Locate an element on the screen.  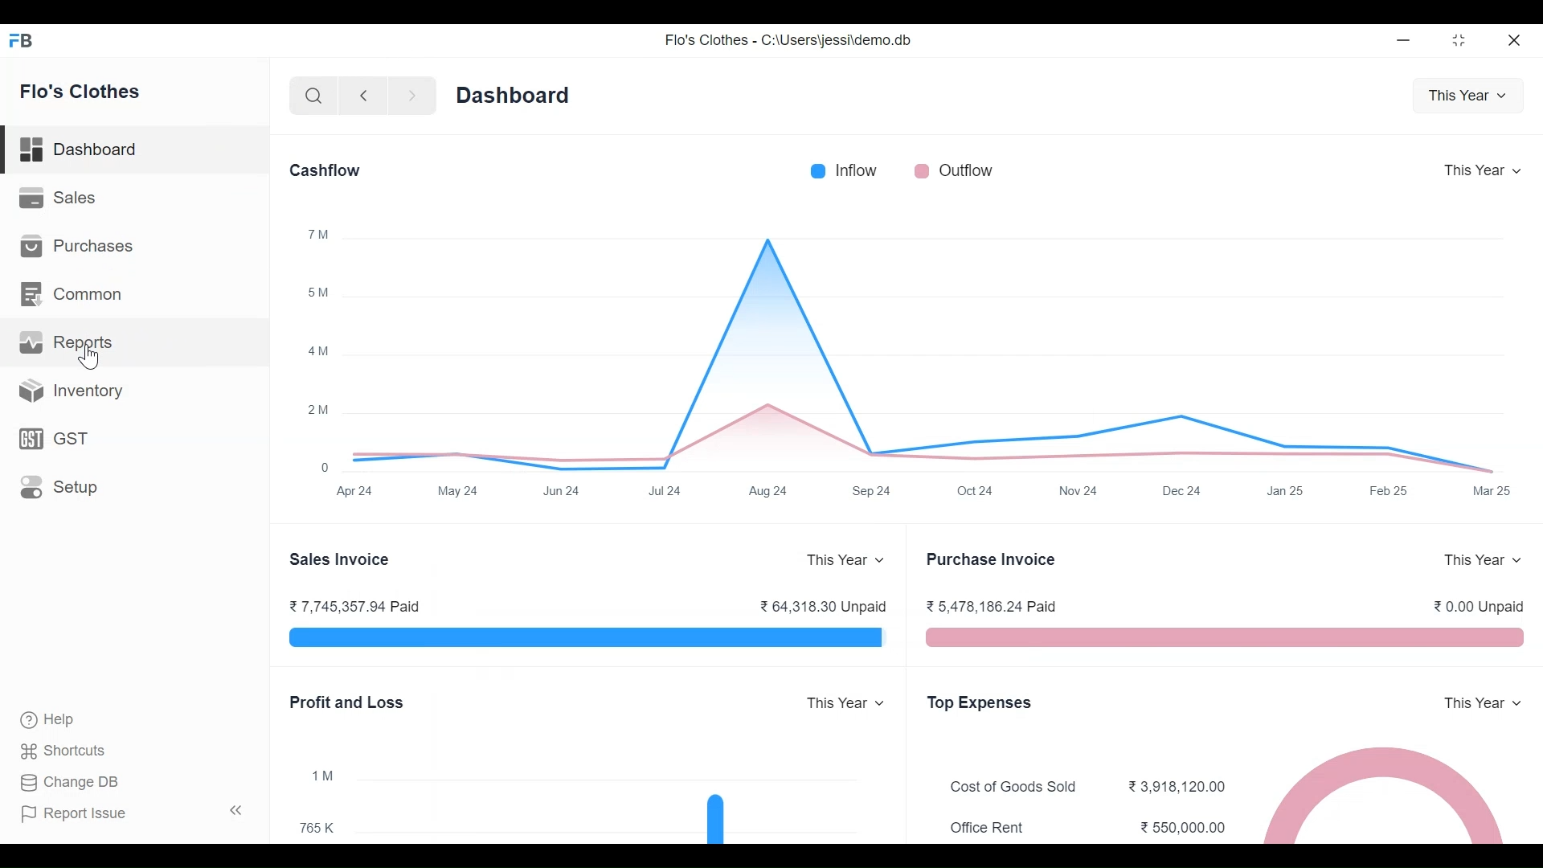
Flo's Clothes is located at coordinates (82, 93).